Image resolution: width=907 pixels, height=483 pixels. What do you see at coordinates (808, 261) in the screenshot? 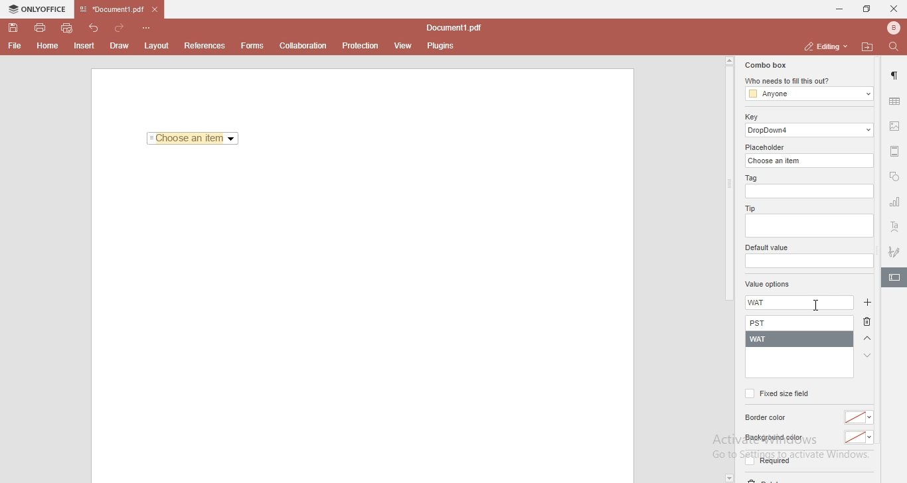
I see `empty box` at bounding box center [808, 261].